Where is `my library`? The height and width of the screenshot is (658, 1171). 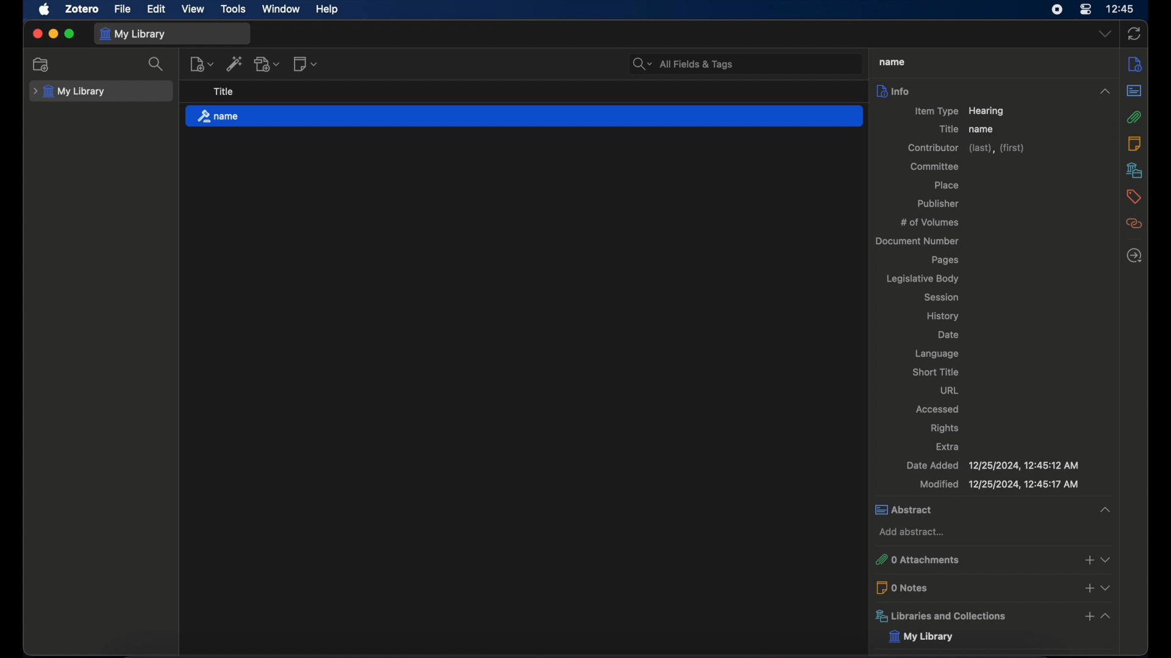
my library is located at coordinates (133, 35).